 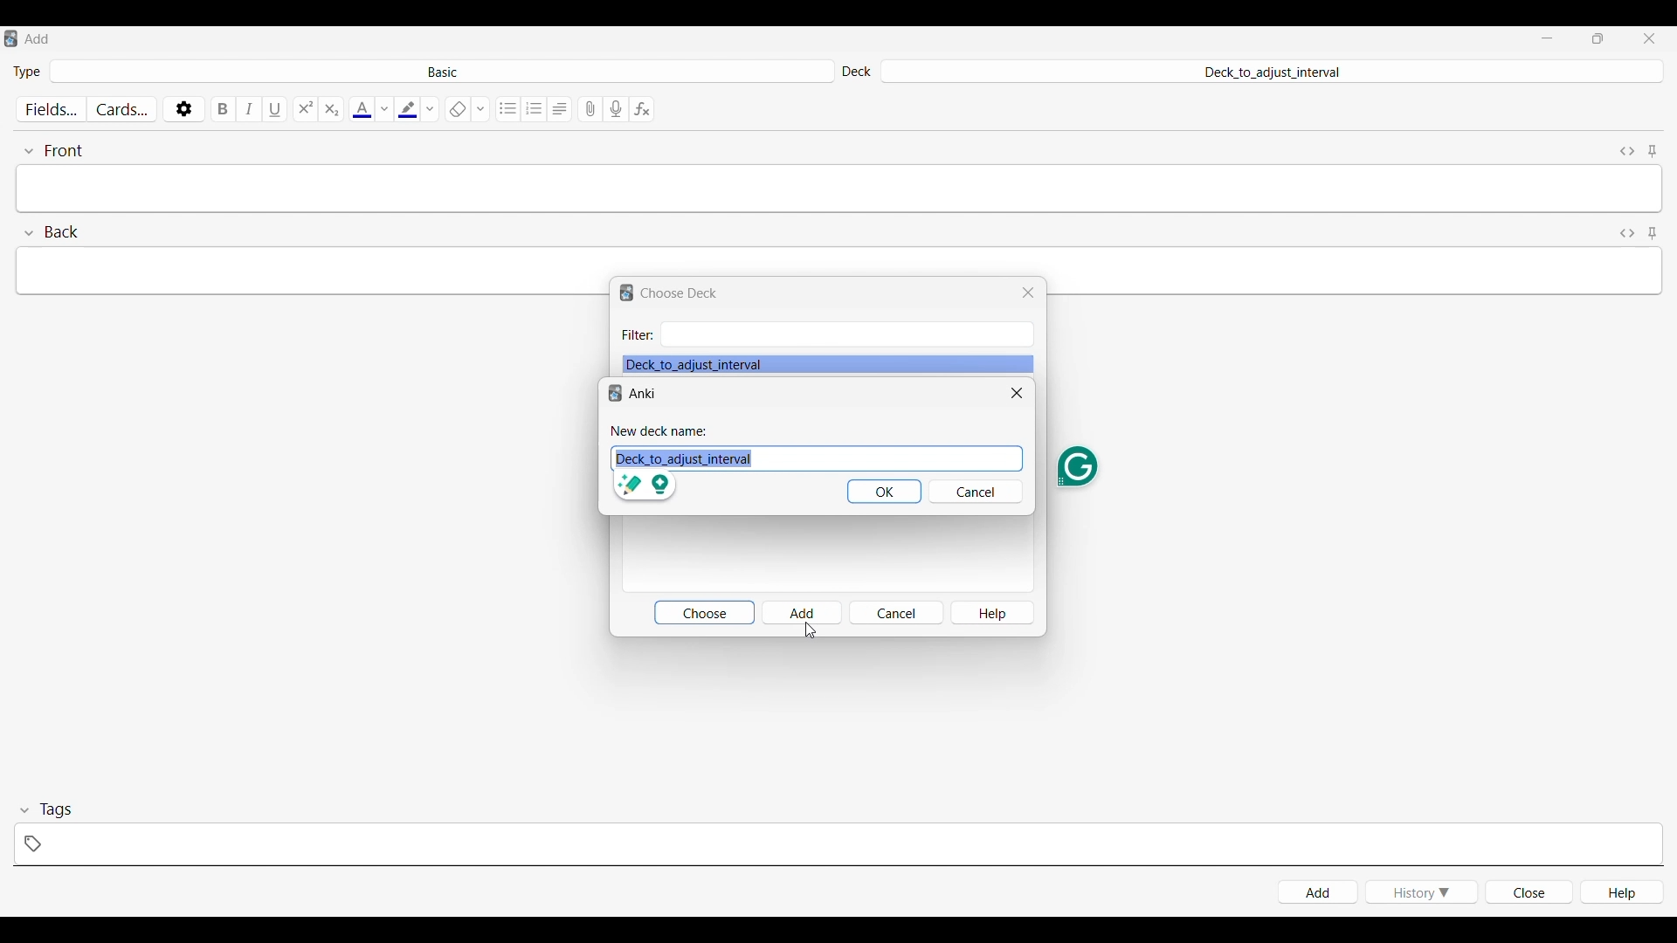 What do you see at coordinates (1027, 293) in the screenshot?
I see `Close window` at bounding box center [1027, 293].